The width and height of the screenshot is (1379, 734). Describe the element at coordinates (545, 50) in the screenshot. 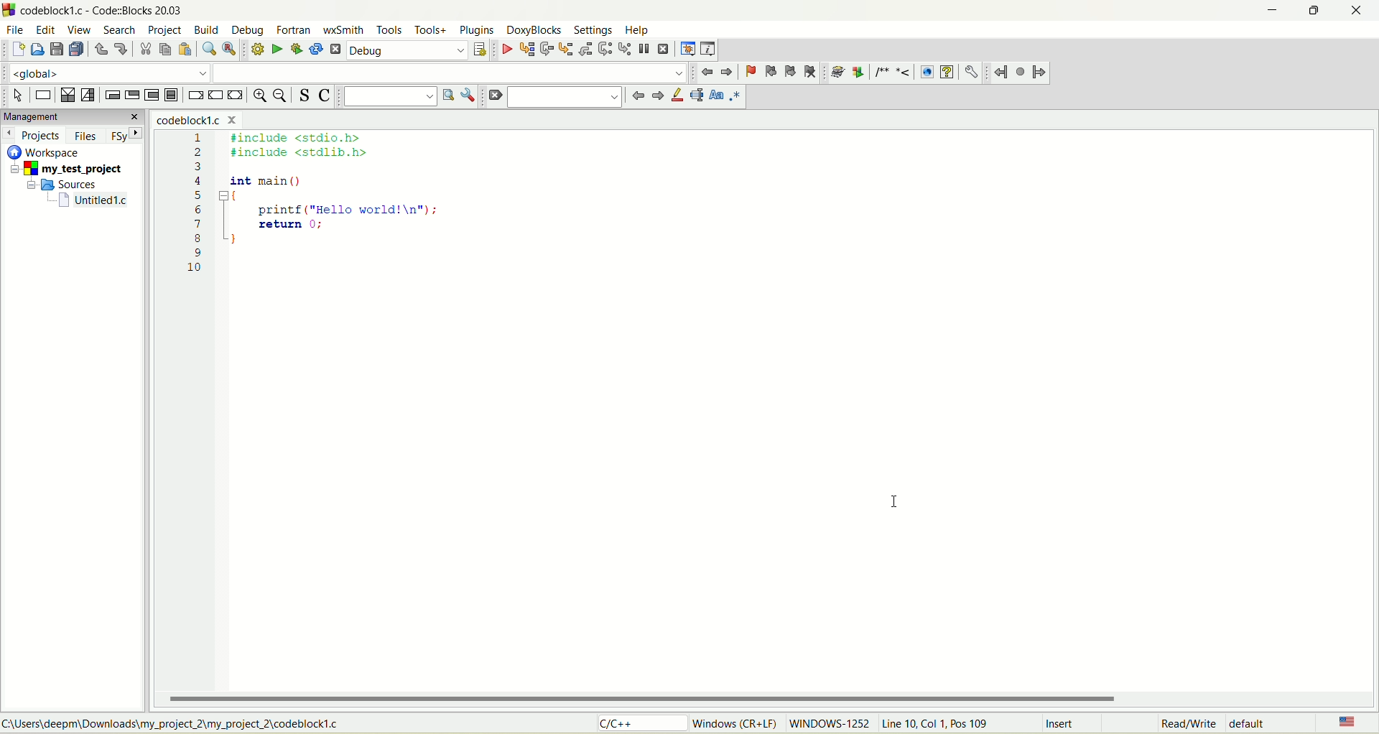

I see `next line` at that location.